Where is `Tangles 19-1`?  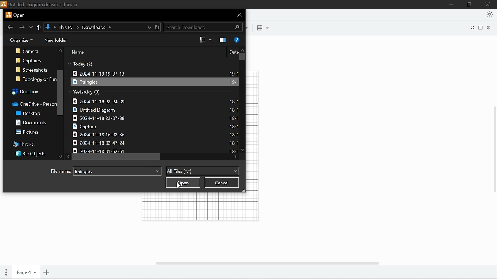
Tangles 19-1 is located at coordinates (154, 82).